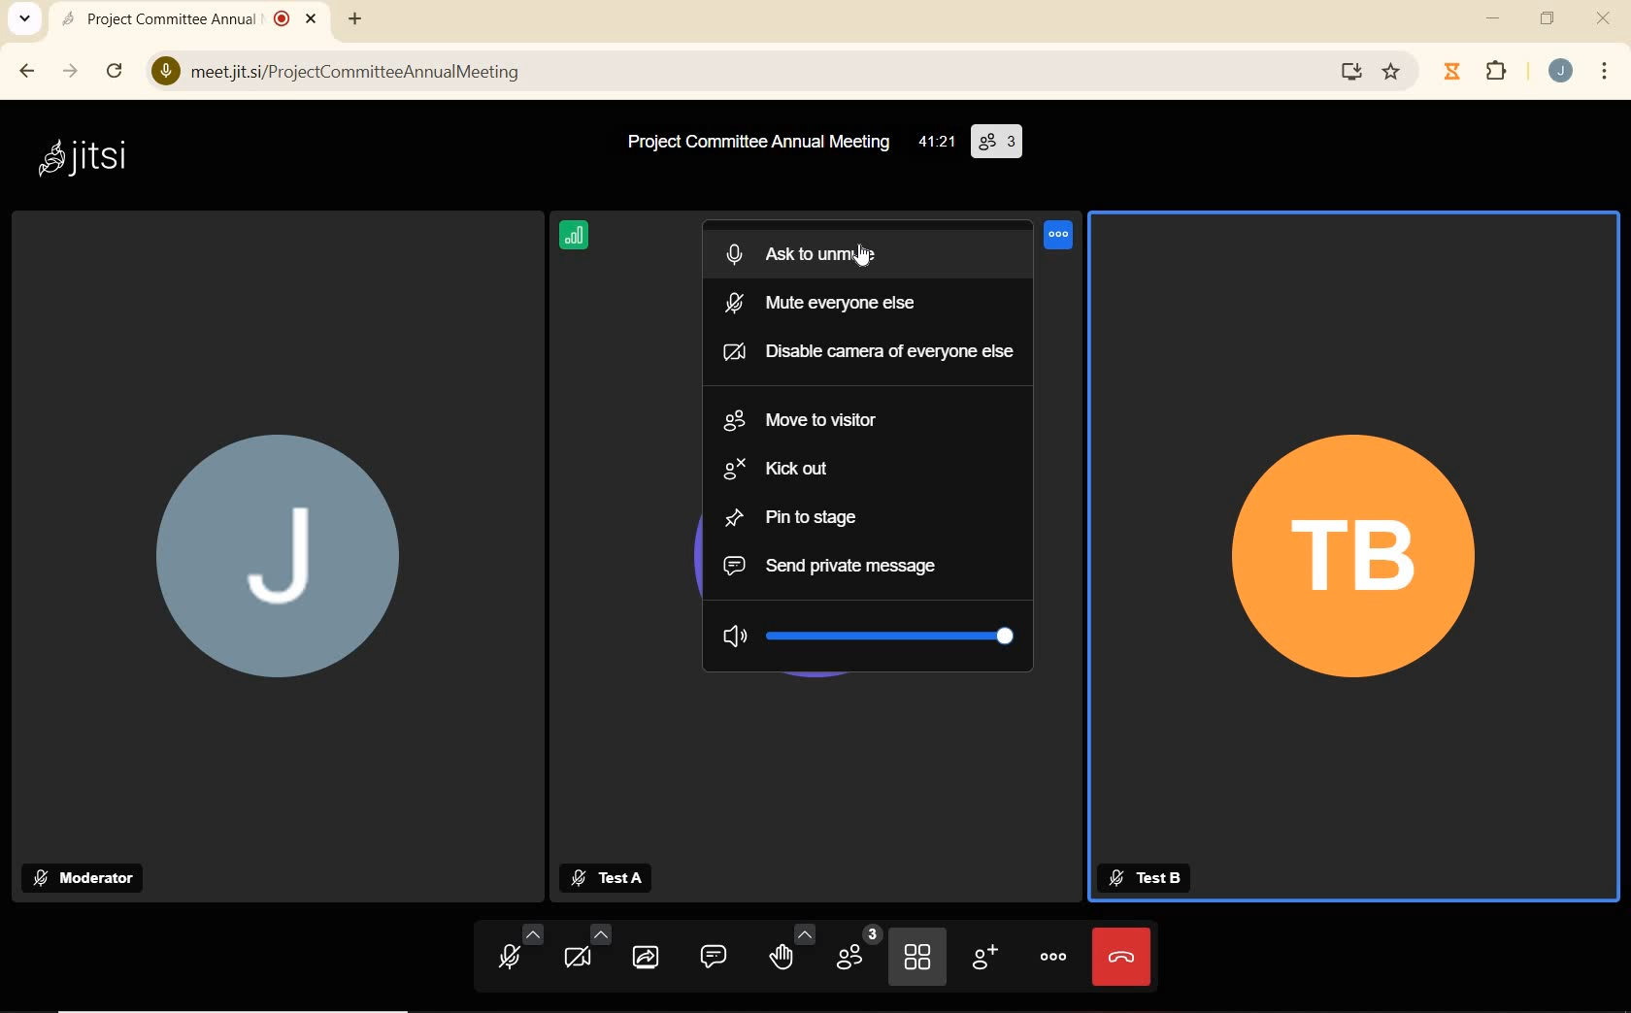  I want to click on MODERATOR, so click(86, 878).